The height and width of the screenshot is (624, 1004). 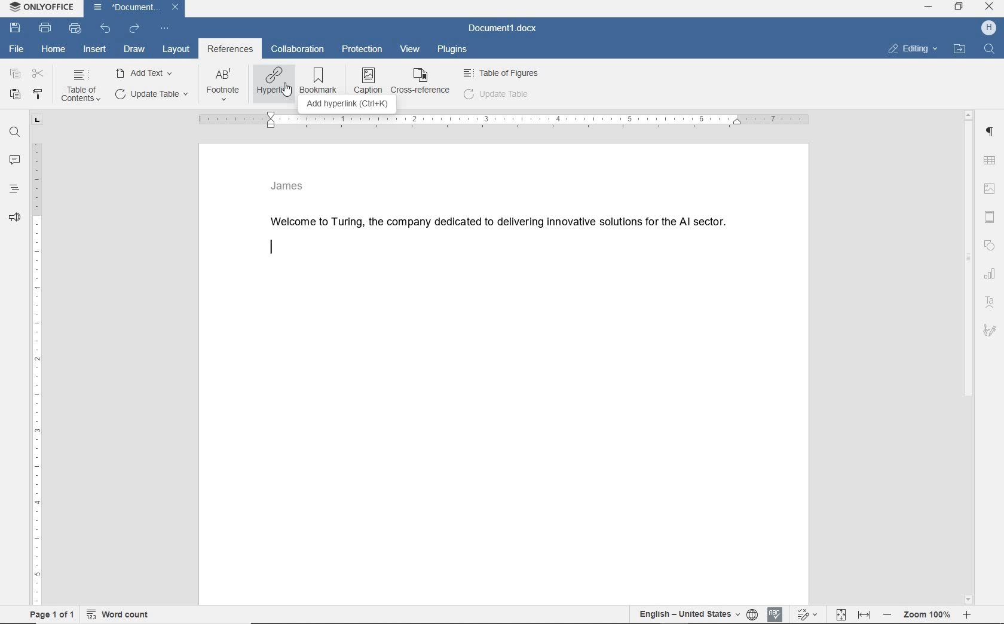 What do you see at coordinates (16, 74) in the screenshot?
I see `copy` at bounding box center [16, 74].